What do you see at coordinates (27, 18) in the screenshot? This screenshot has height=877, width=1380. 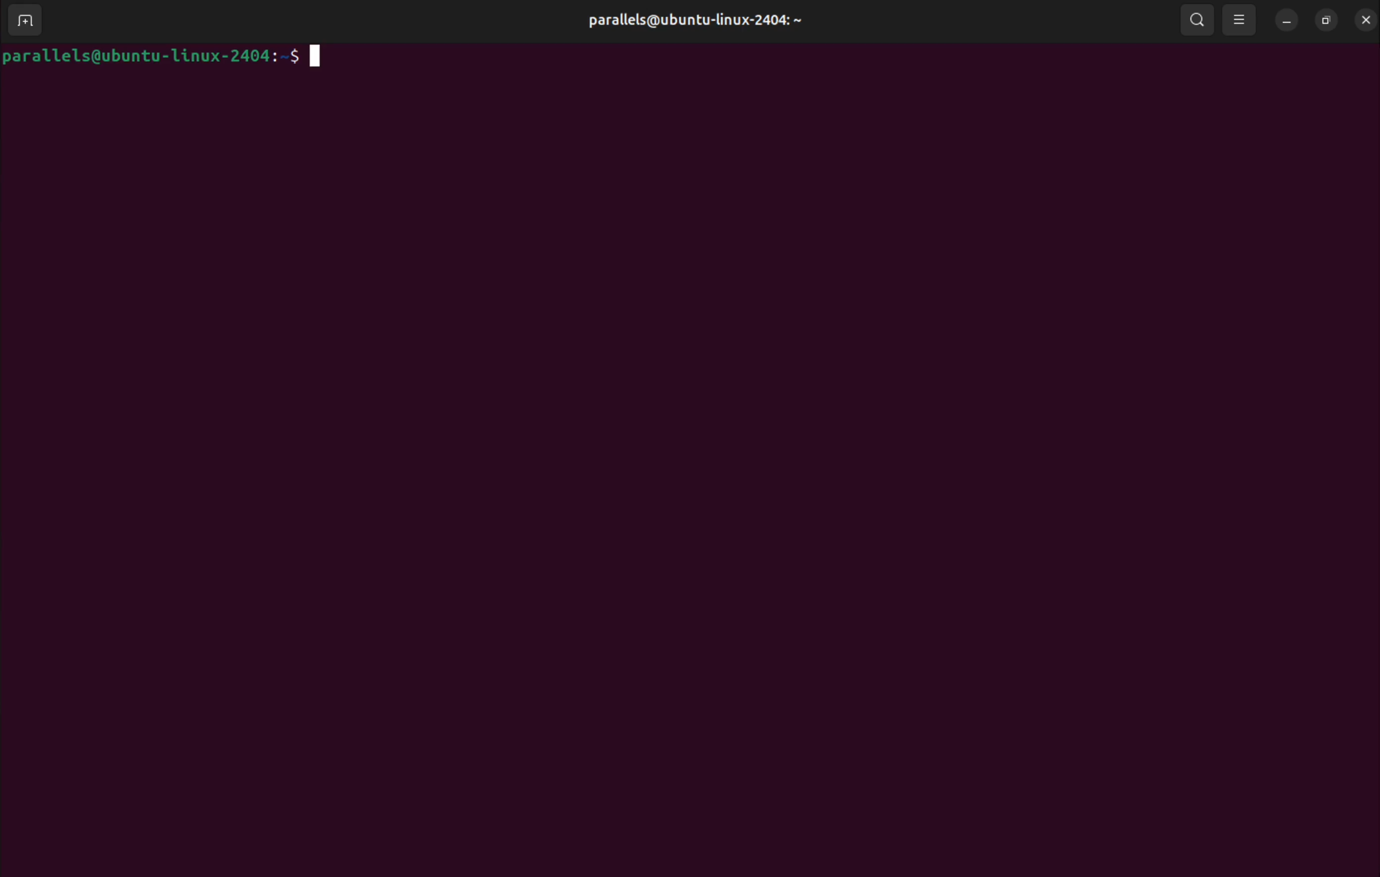 I see `add terminal` at bounding box center [27, 18].